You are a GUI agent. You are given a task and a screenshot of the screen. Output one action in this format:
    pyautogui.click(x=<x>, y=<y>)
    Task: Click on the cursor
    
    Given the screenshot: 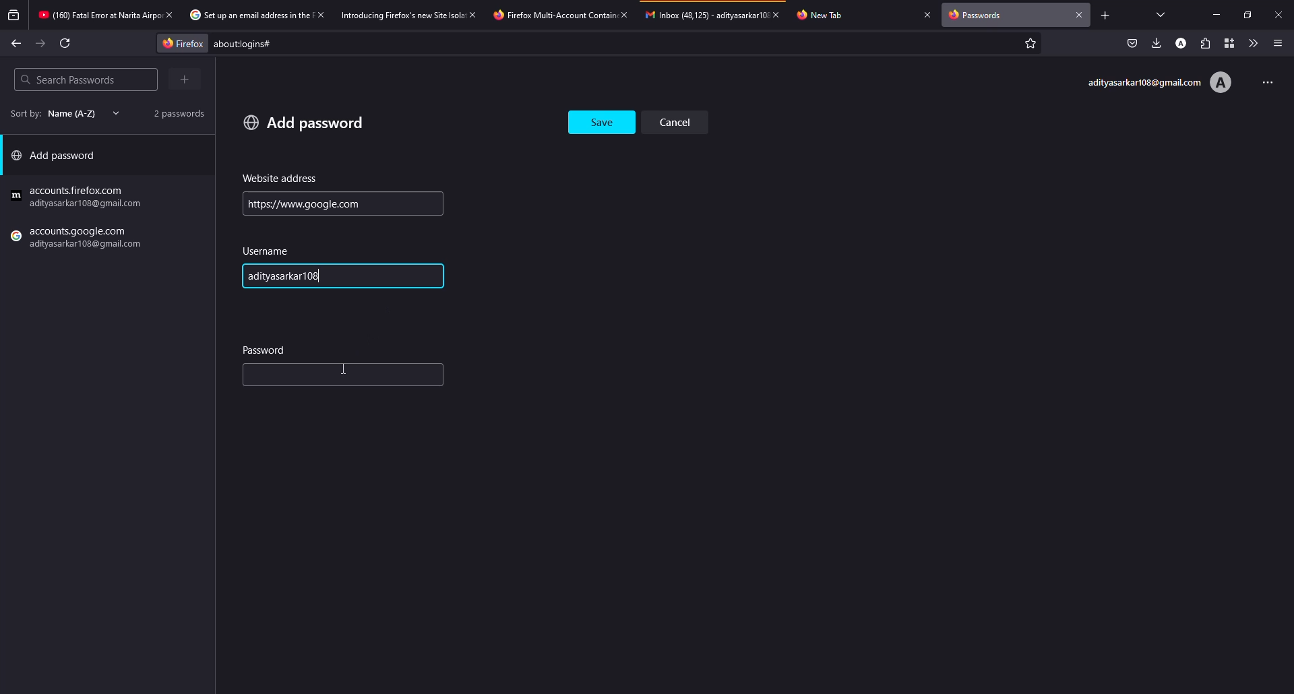 What is the action you would take?
    pyautogui.click(x=347, y=367)
    